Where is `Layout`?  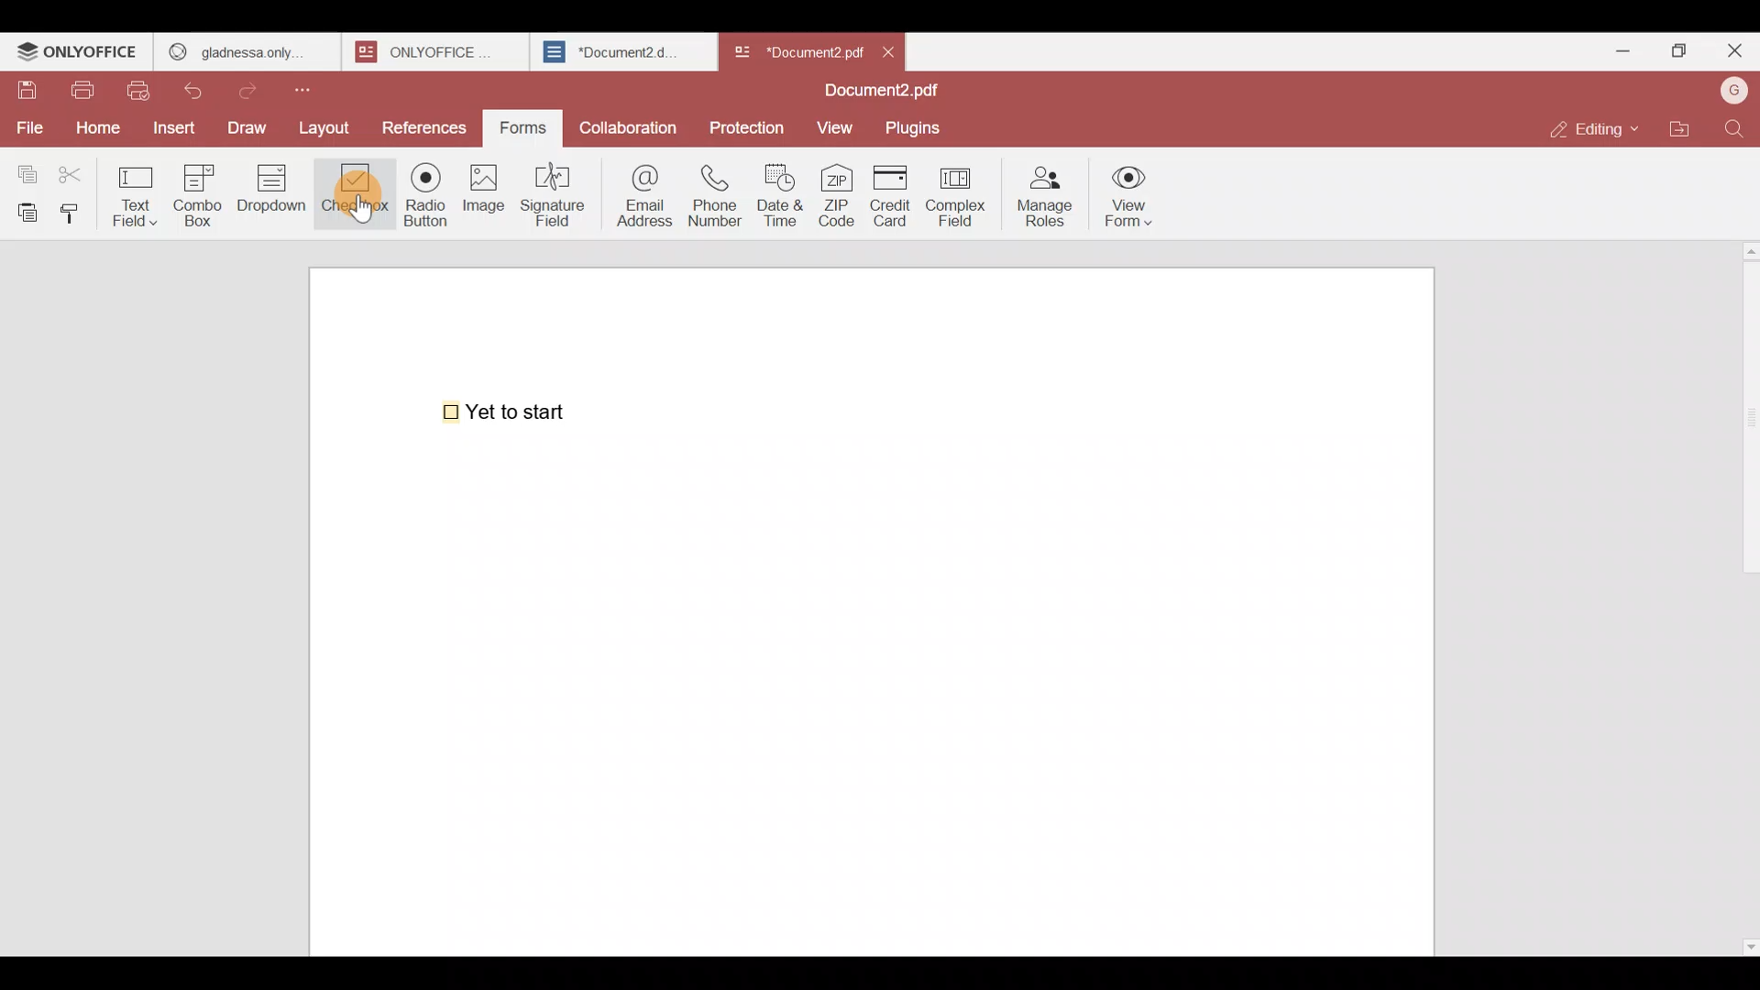 Layout is located at coordinates (332, 126).